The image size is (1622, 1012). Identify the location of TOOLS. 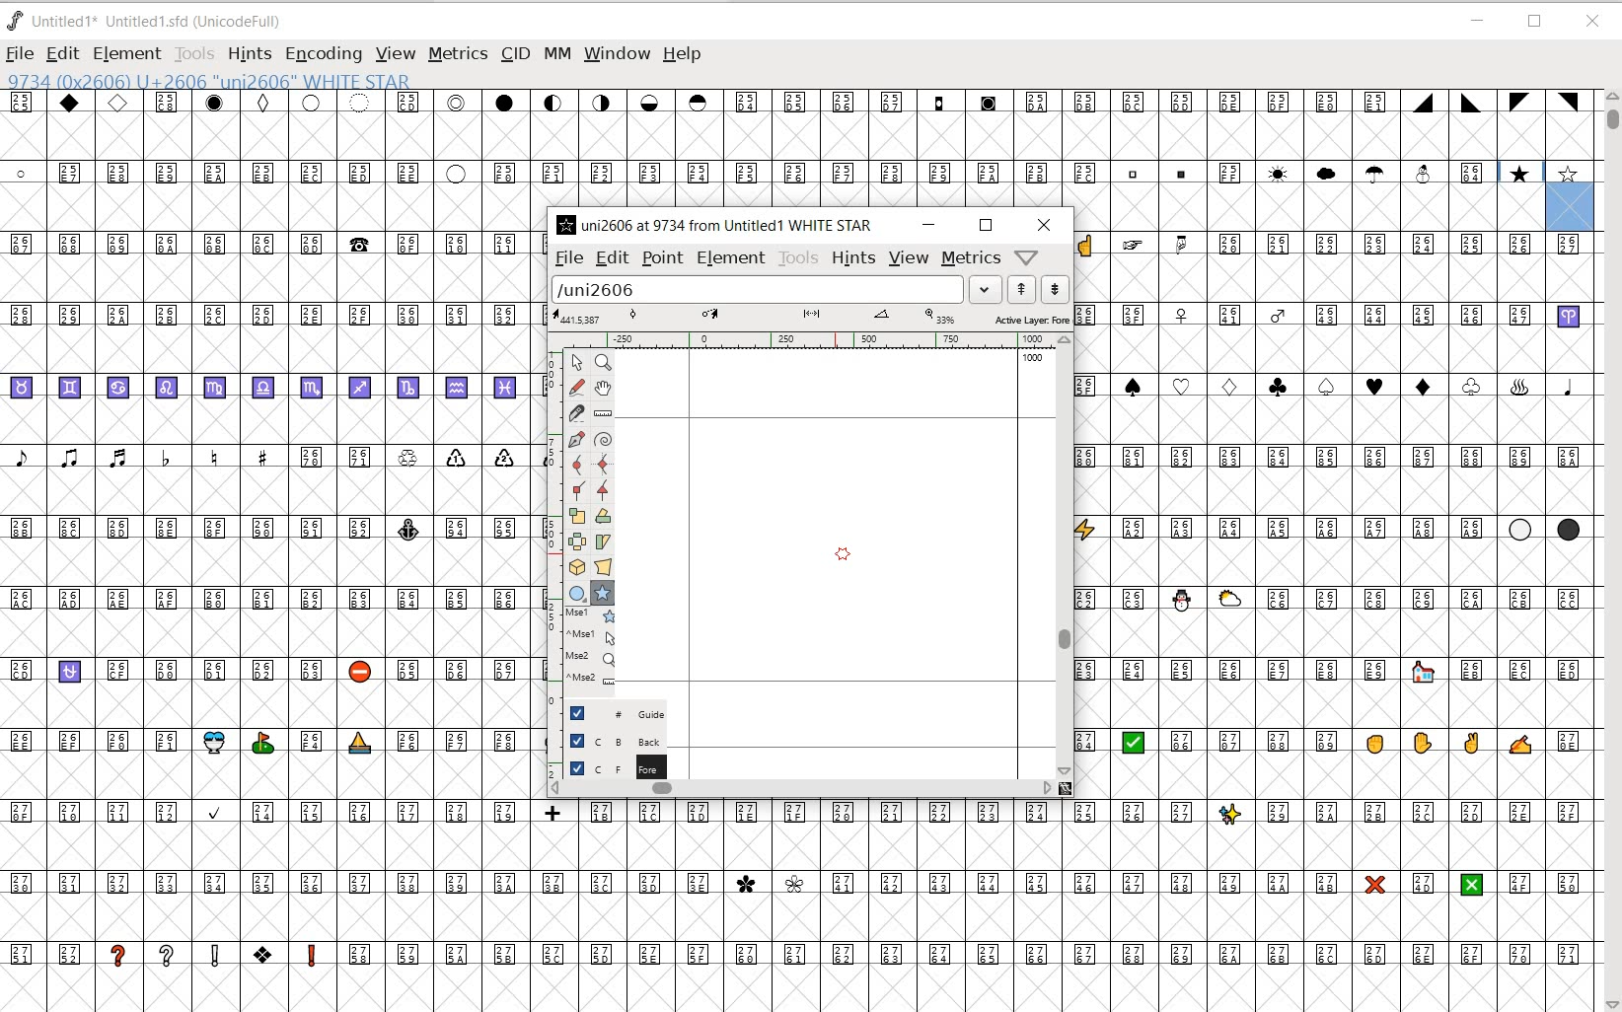
(797, 259).